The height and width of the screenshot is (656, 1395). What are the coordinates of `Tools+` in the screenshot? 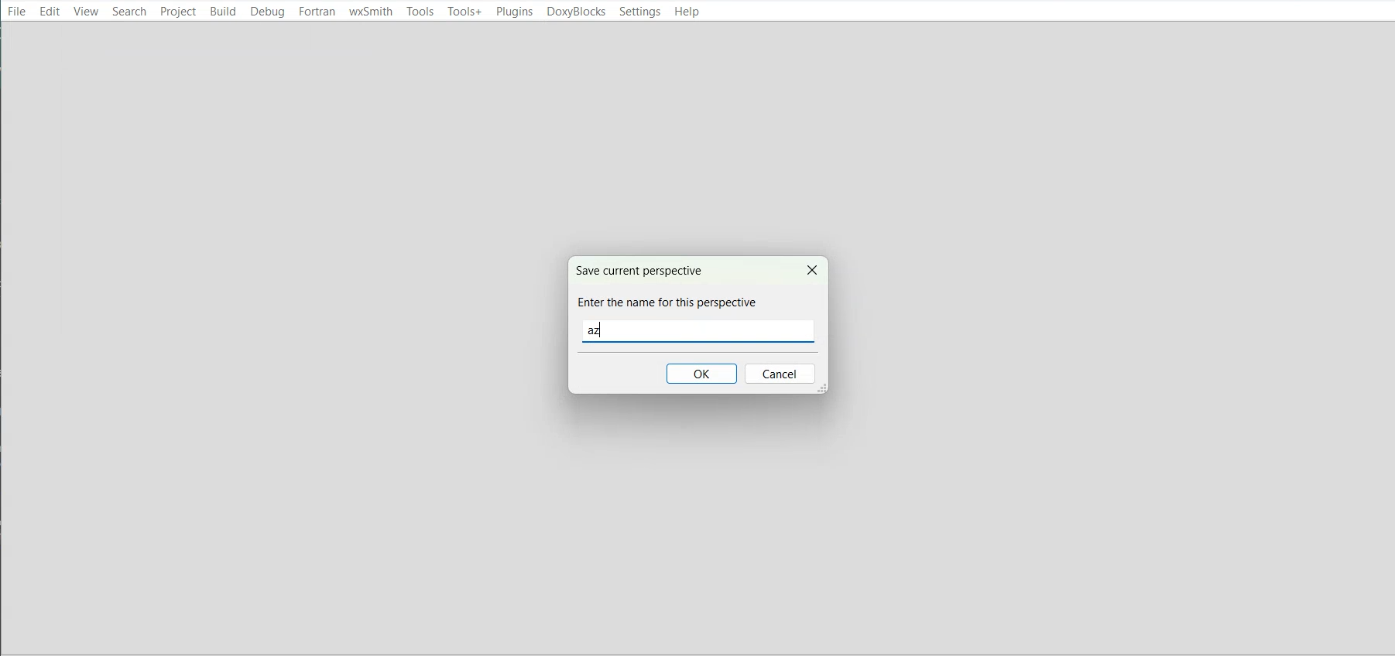 It's located at (464, 12).